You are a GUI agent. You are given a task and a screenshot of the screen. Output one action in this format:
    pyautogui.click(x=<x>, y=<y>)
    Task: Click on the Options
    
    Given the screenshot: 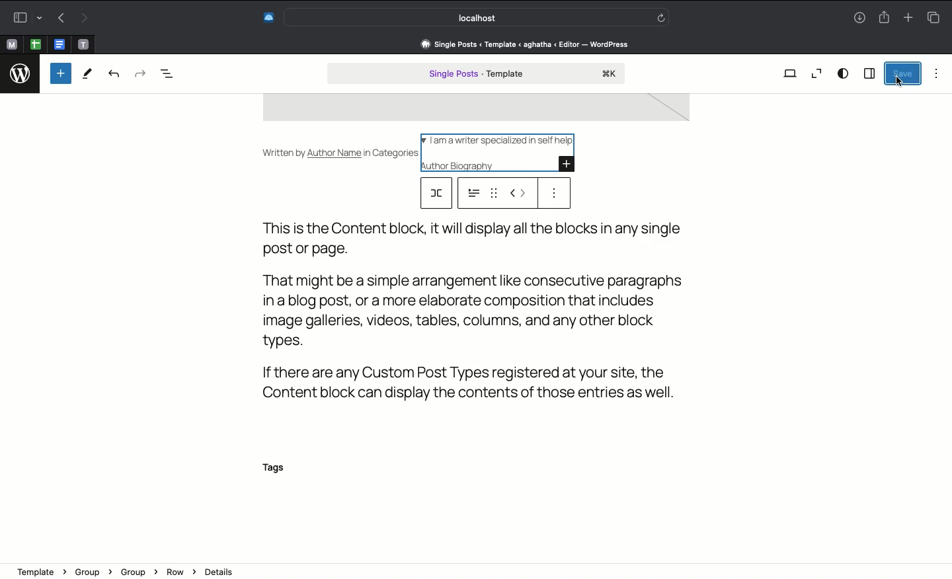 What is the action you would take?
    pyautogui.click(x=936, y=73)
    